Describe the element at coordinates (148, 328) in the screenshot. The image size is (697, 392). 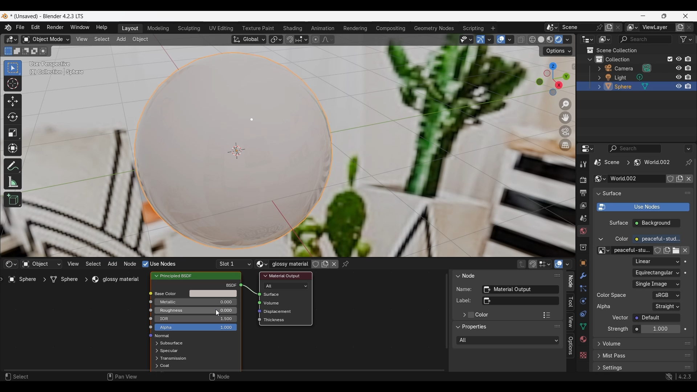
I see `icon` at that location.